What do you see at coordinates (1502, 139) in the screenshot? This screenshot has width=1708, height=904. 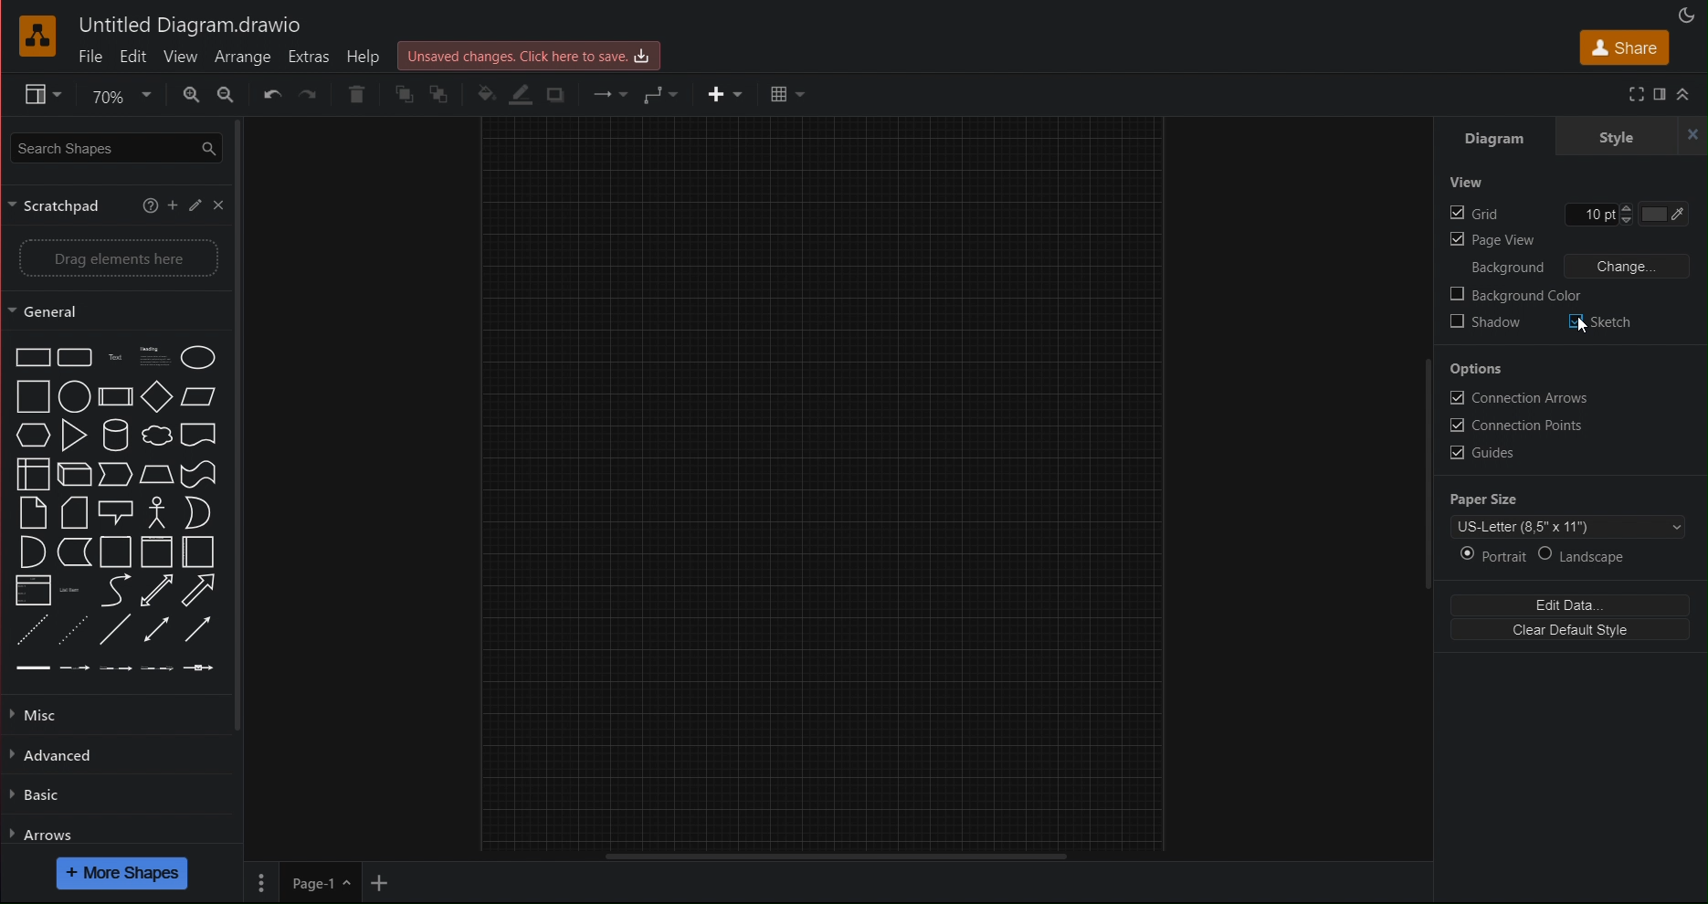 I see `Diagram` at bounding box center [1502, 139].